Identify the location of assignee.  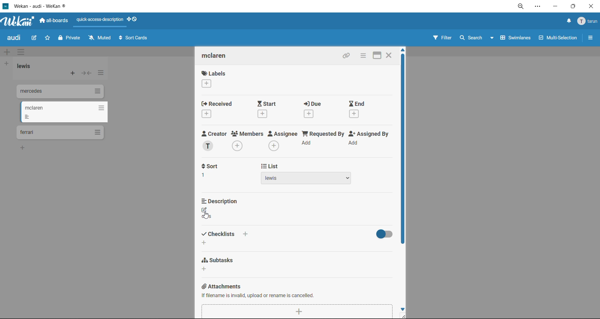
(283, 141).